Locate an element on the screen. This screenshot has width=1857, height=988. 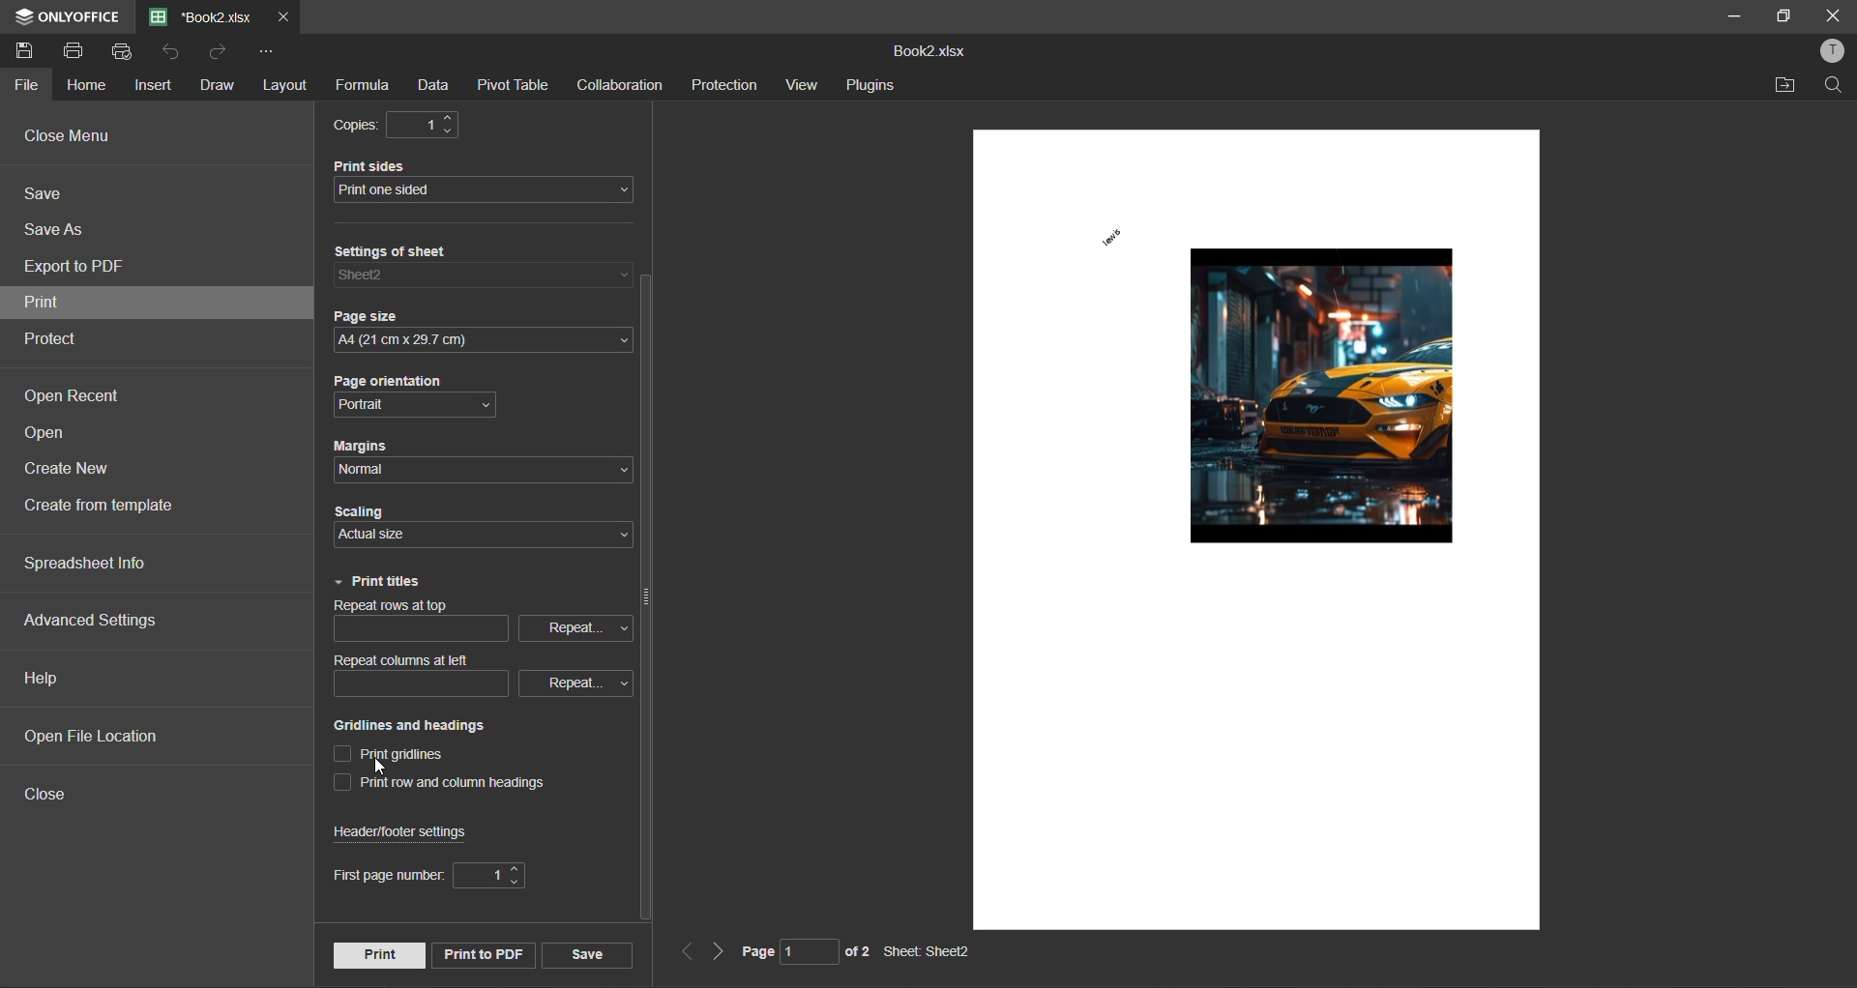
page number is located at coordinates (805, 952).